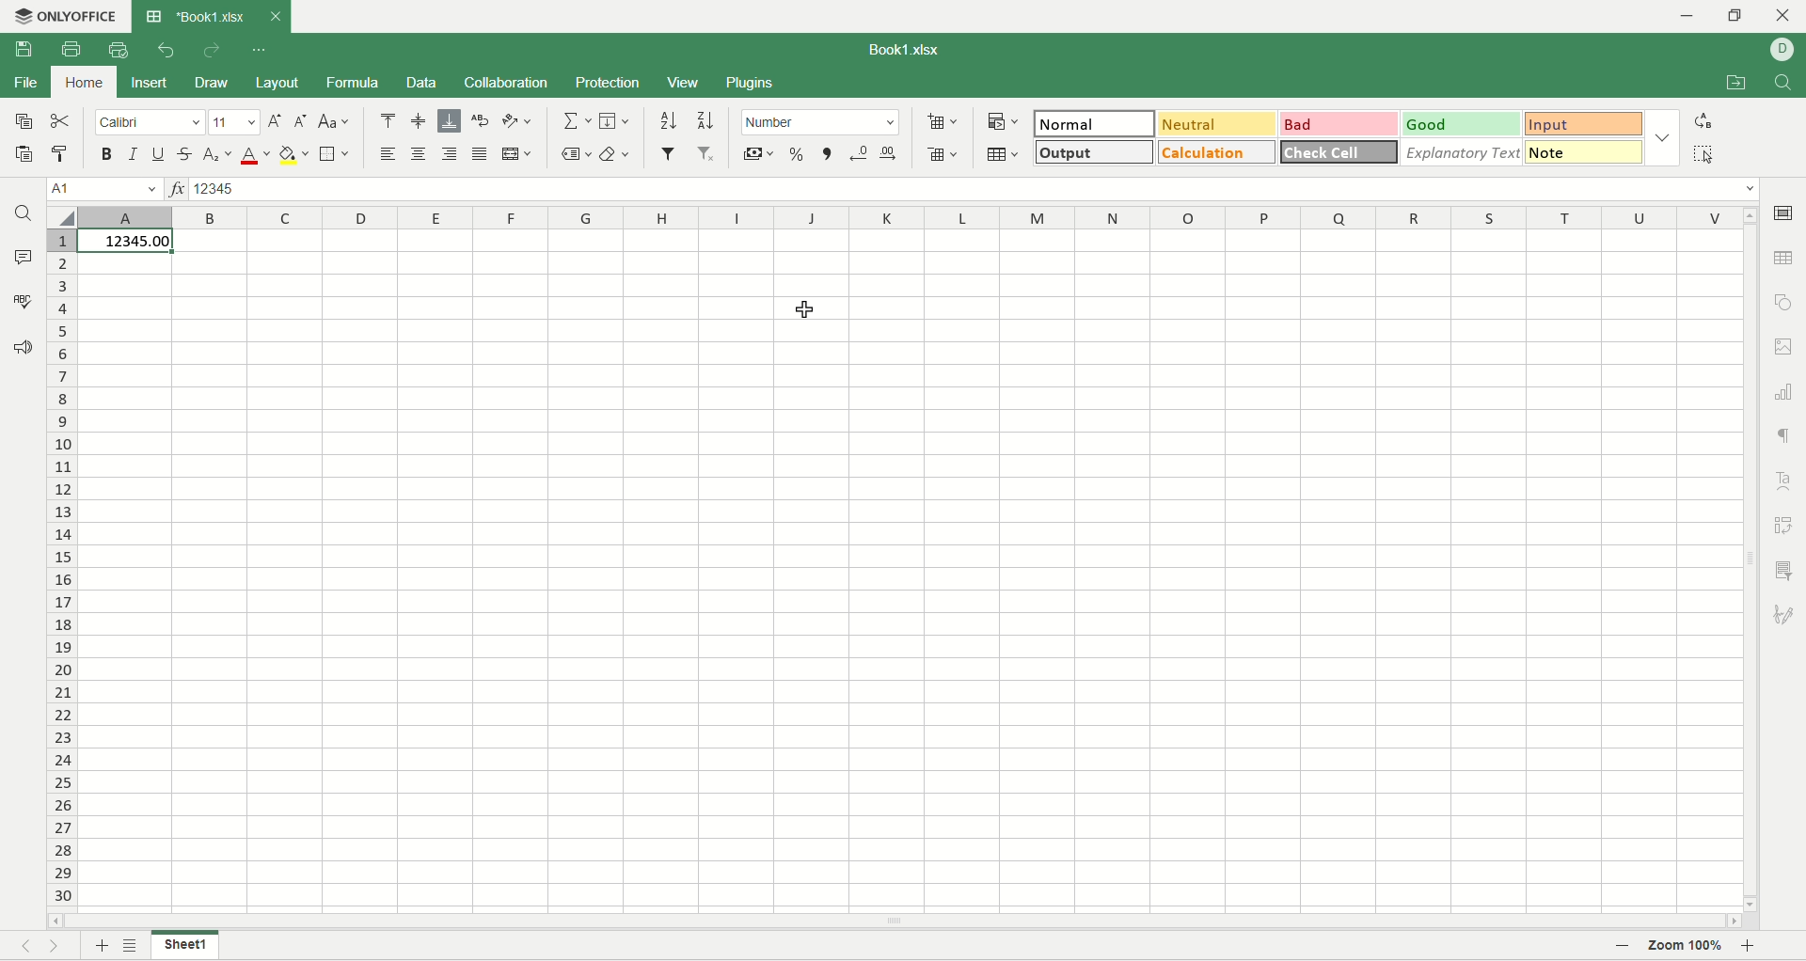 The image size is (1806, 961). What do you see at coordinates (195, 18) in the screenshot?
I see `document tab` at bounding box center [195, 18].